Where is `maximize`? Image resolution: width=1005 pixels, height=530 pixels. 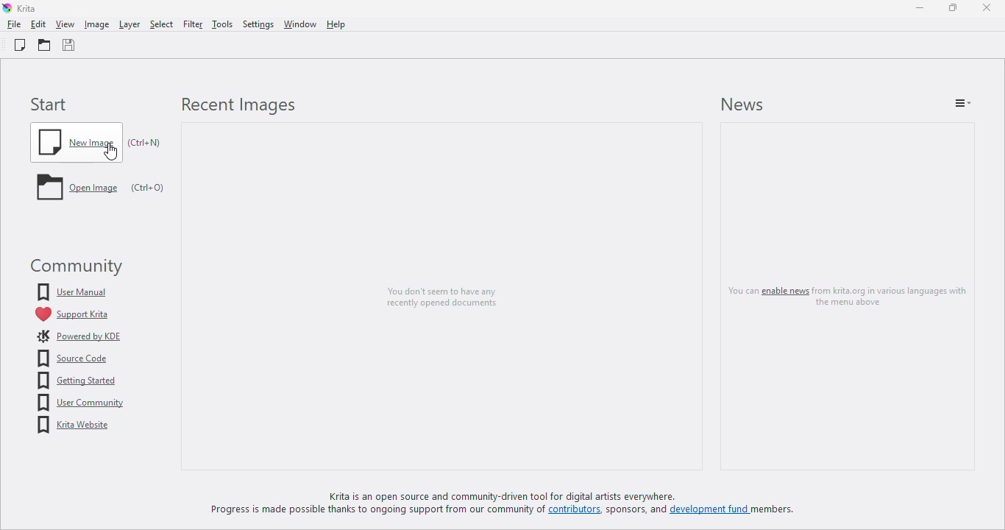
maximize is located at coordinates (953, 7).